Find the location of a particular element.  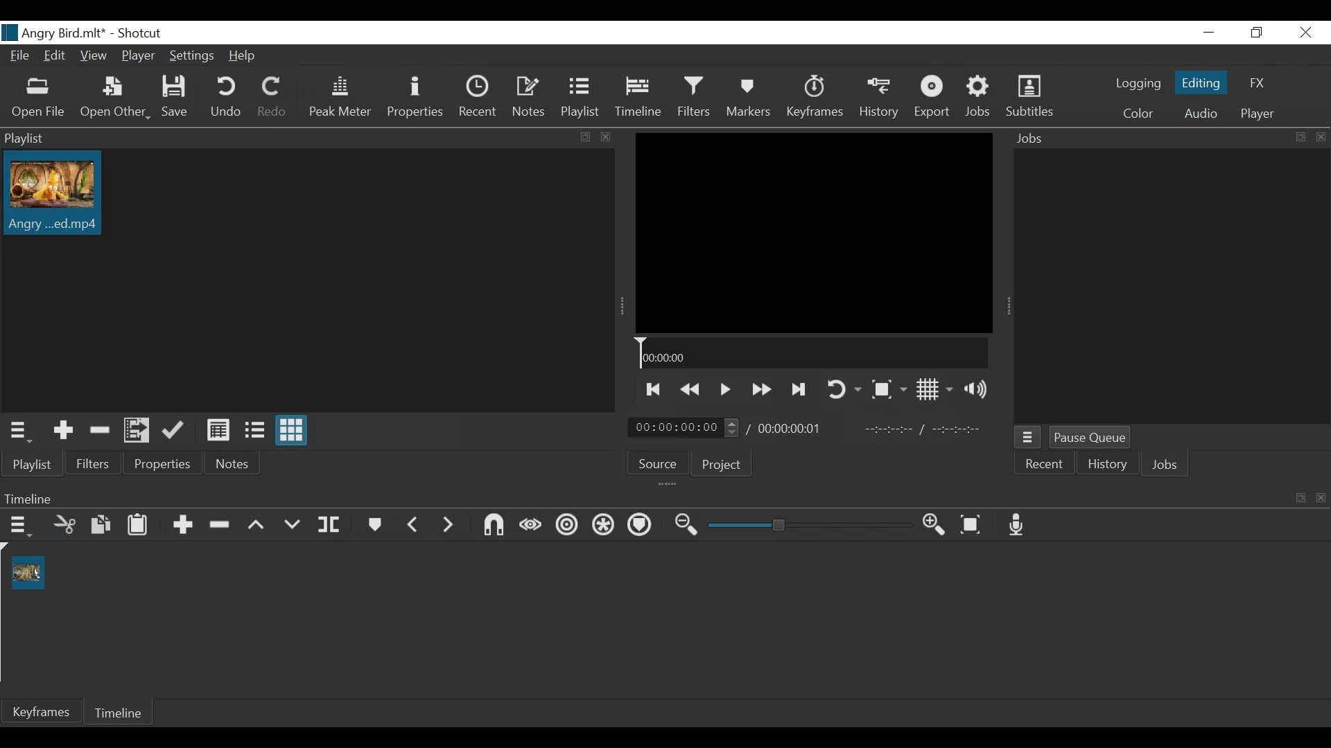

Open Other is located at coordinates (114, 99).